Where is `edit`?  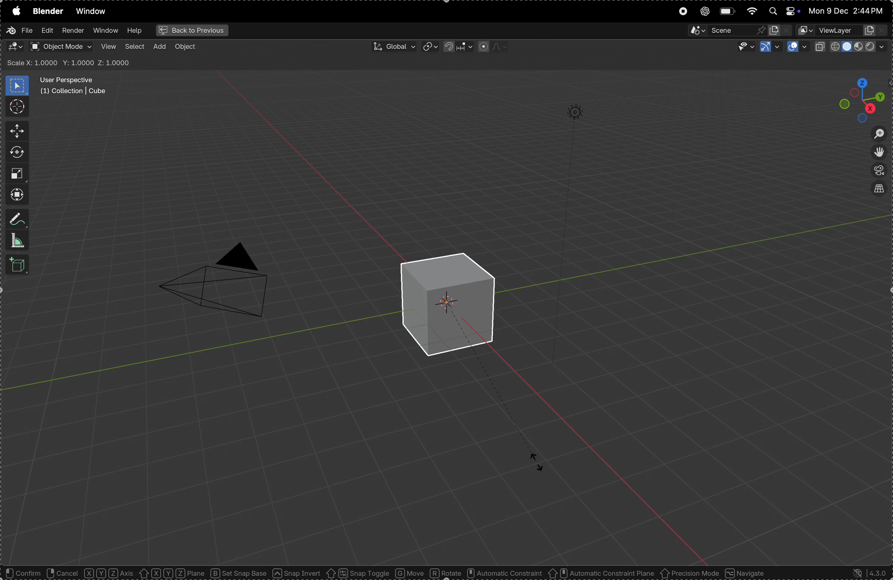
edit is located at coordinates (45, 31).